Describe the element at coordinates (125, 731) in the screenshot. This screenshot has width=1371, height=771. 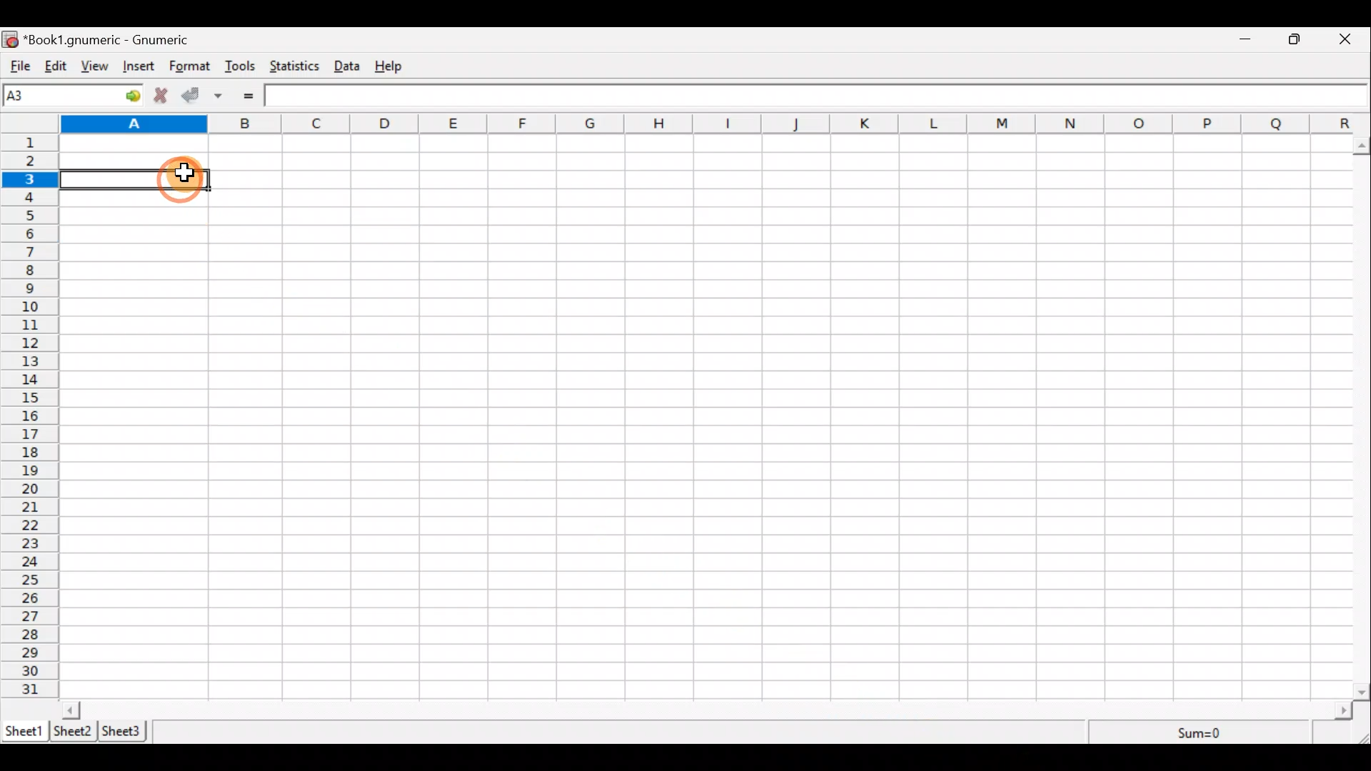
I see `Sheet 3` at that location.